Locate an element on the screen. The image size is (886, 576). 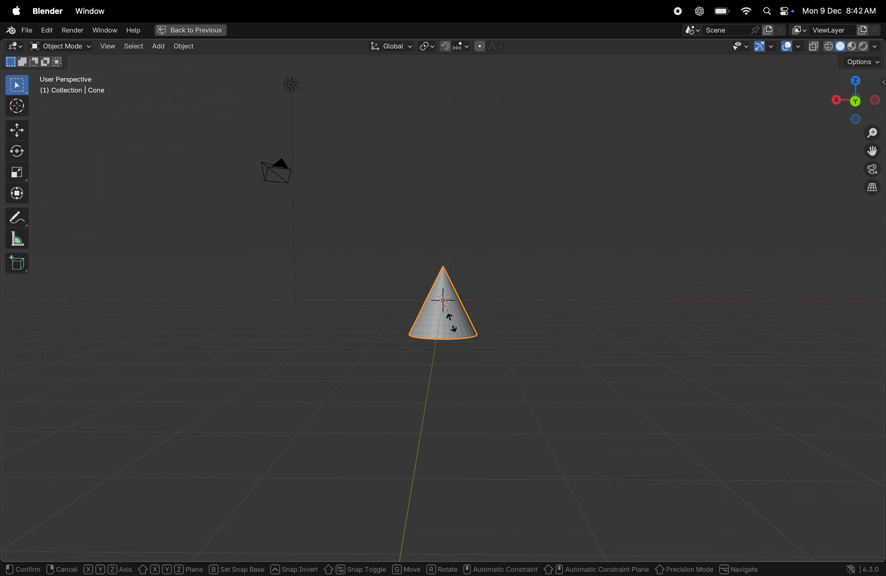
object mode is located at coordinates (60, 46).